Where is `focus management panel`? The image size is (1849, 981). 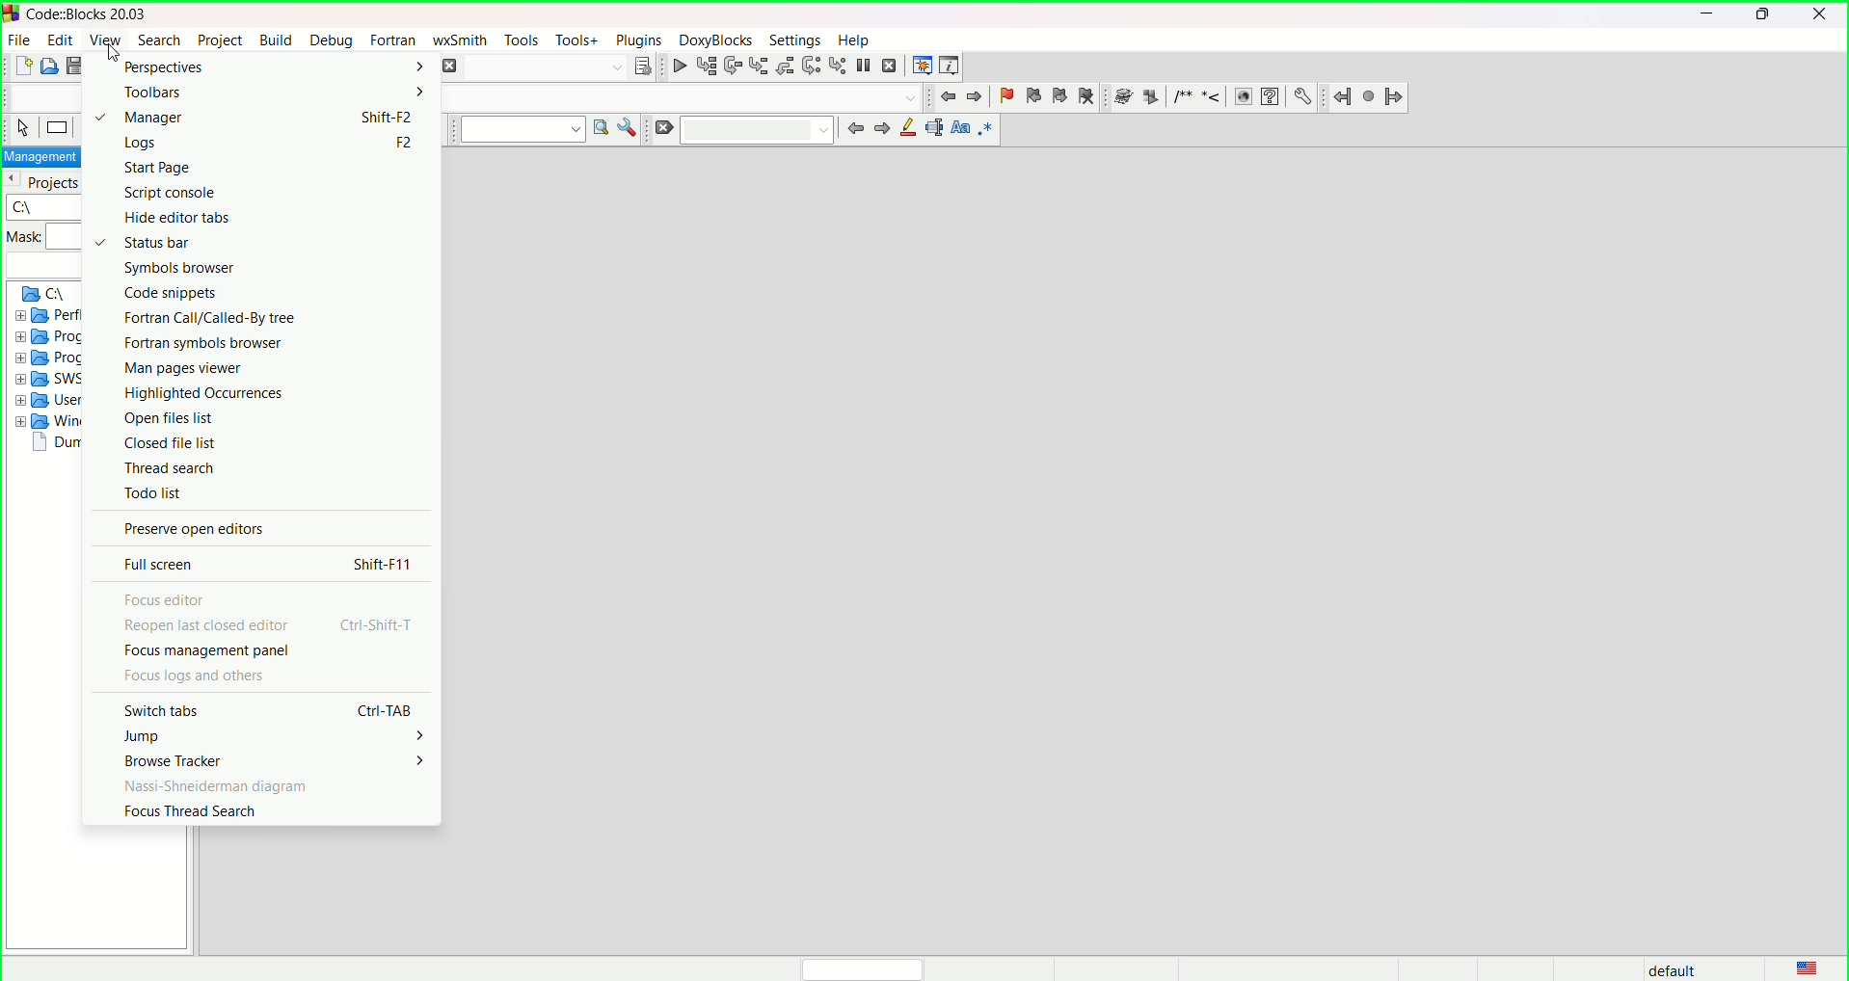 focus management panel is located at coordinates (208, 650).